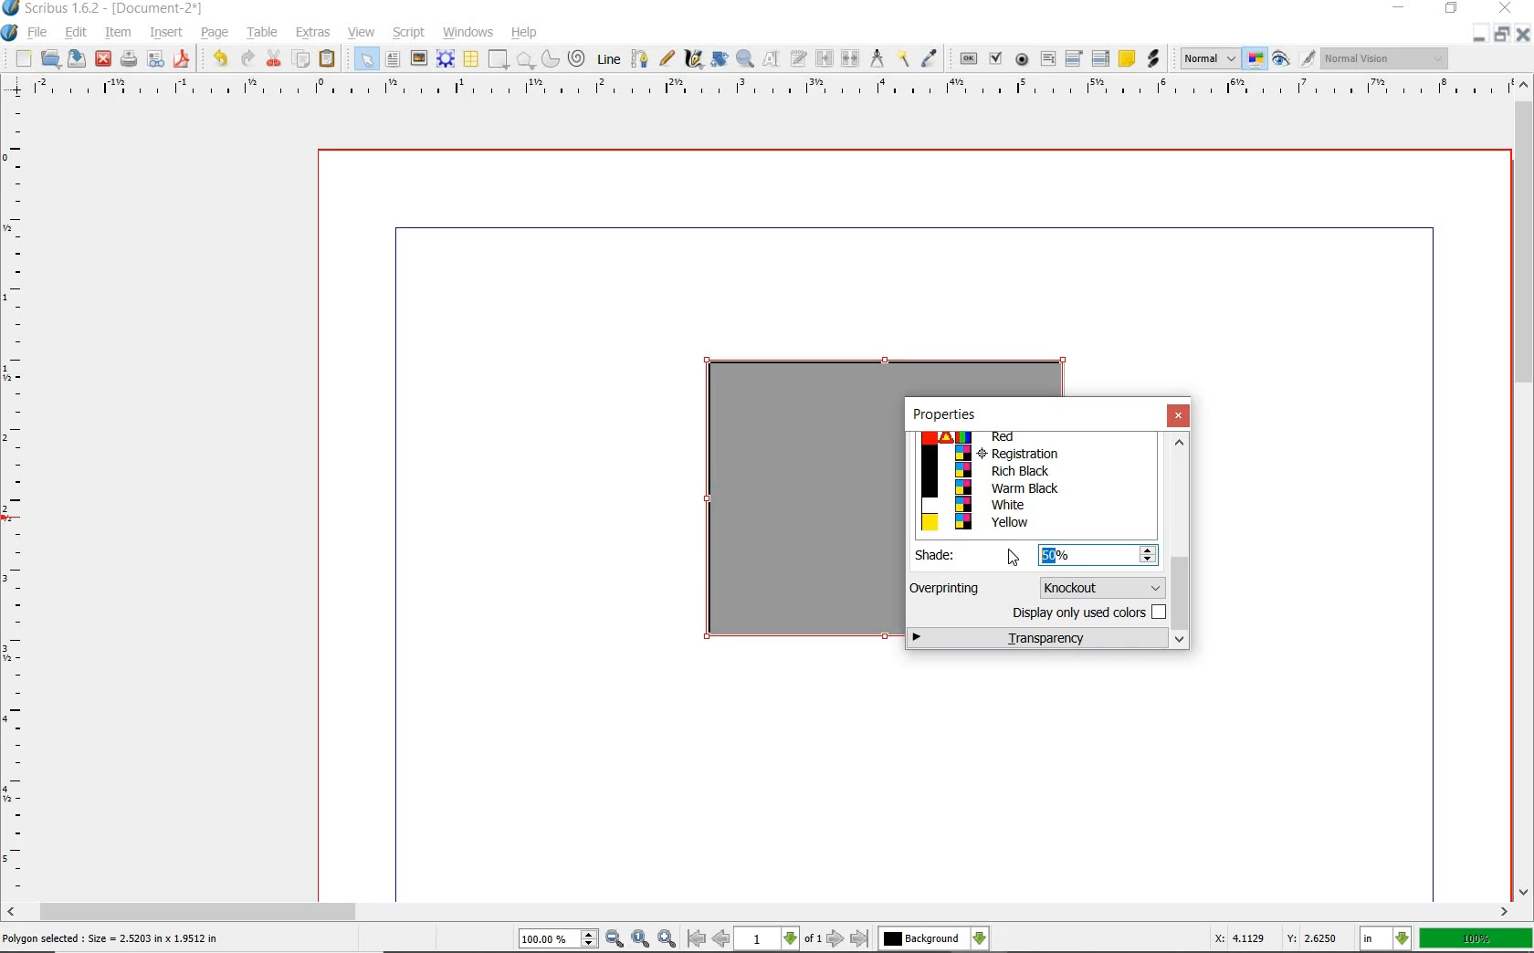  I want to click on go to last page, so click(860, 937).